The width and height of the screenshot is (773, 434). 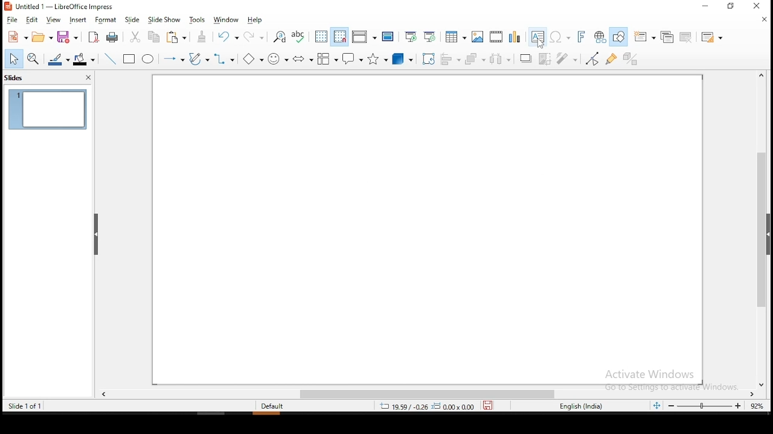 What do you see at coordinates (619, 37) in the screenshot?
I see `show draw functions` at bounding box center [619, 37].